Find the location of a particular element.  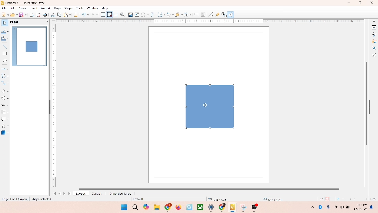

image is located at coordinates (130, 14).